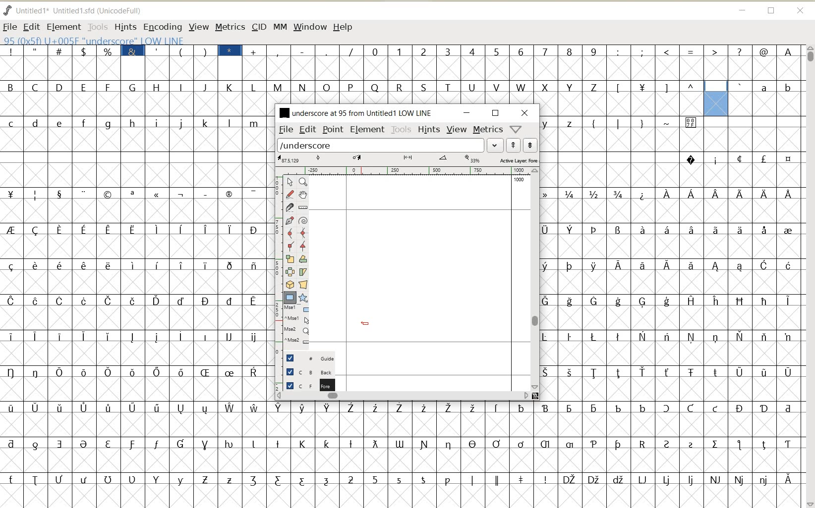 This screenshot has height=508, width=815. I want to click on EXPAND, so click(496, 146).